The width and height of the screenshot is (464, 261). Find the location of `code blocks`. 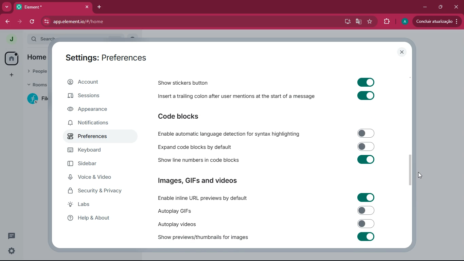

code blocks is located at coordinates (178, 116).